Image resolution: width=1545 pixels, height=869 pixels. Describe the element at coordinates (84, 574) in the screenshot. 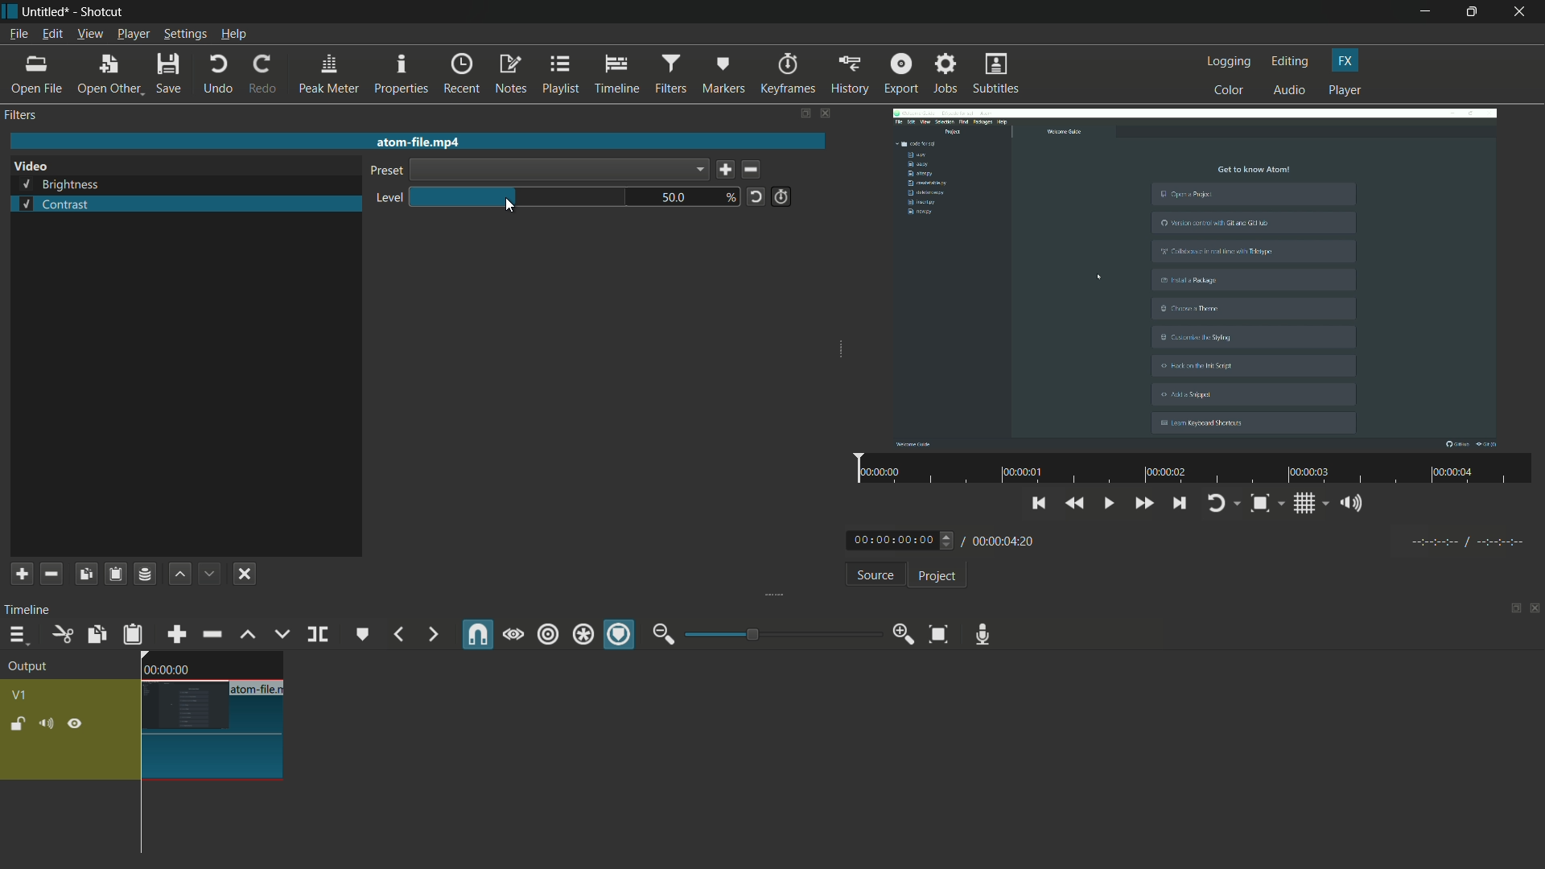

I see `copy filters` at that location.